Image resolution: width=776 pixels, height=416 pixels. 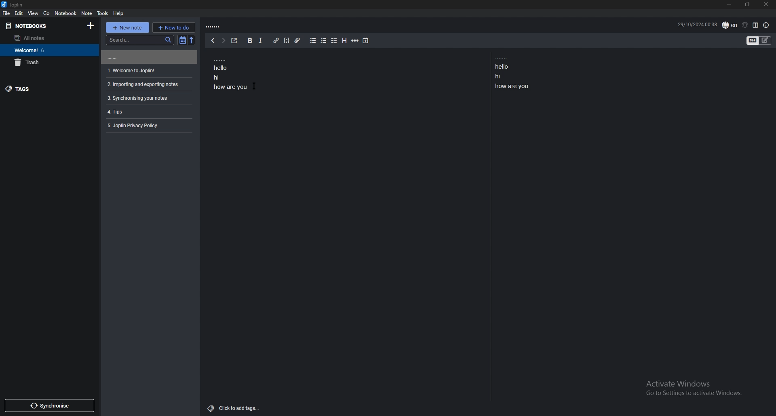 What do you see at coordinates (515, 73) in the screenshot?
I see `note text` at bounding box center [515, 73].